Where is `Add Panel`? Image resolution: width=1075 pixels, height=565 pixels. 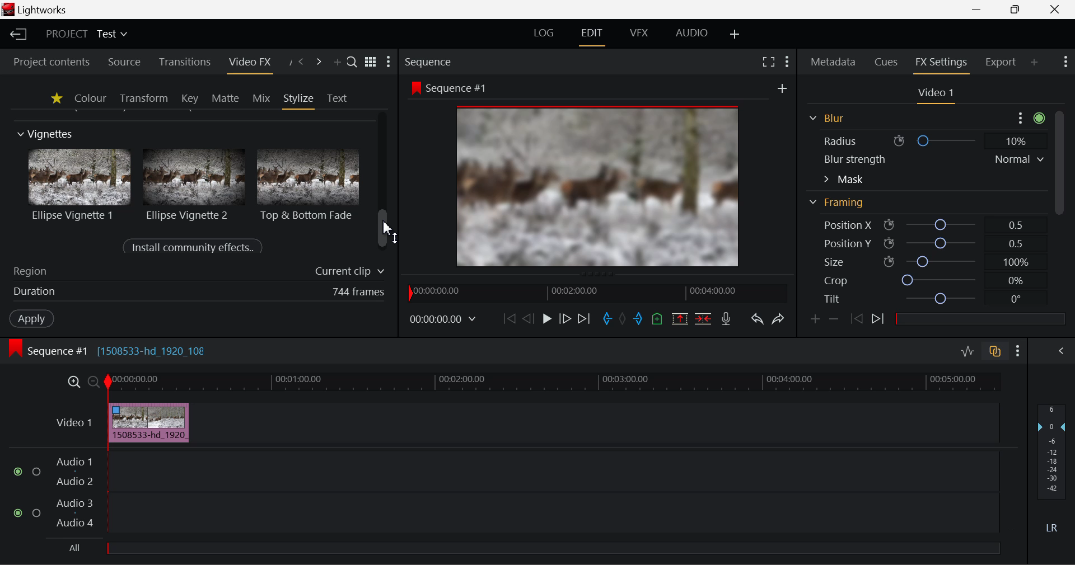 Add Panel is located at coordinates (337, 63).